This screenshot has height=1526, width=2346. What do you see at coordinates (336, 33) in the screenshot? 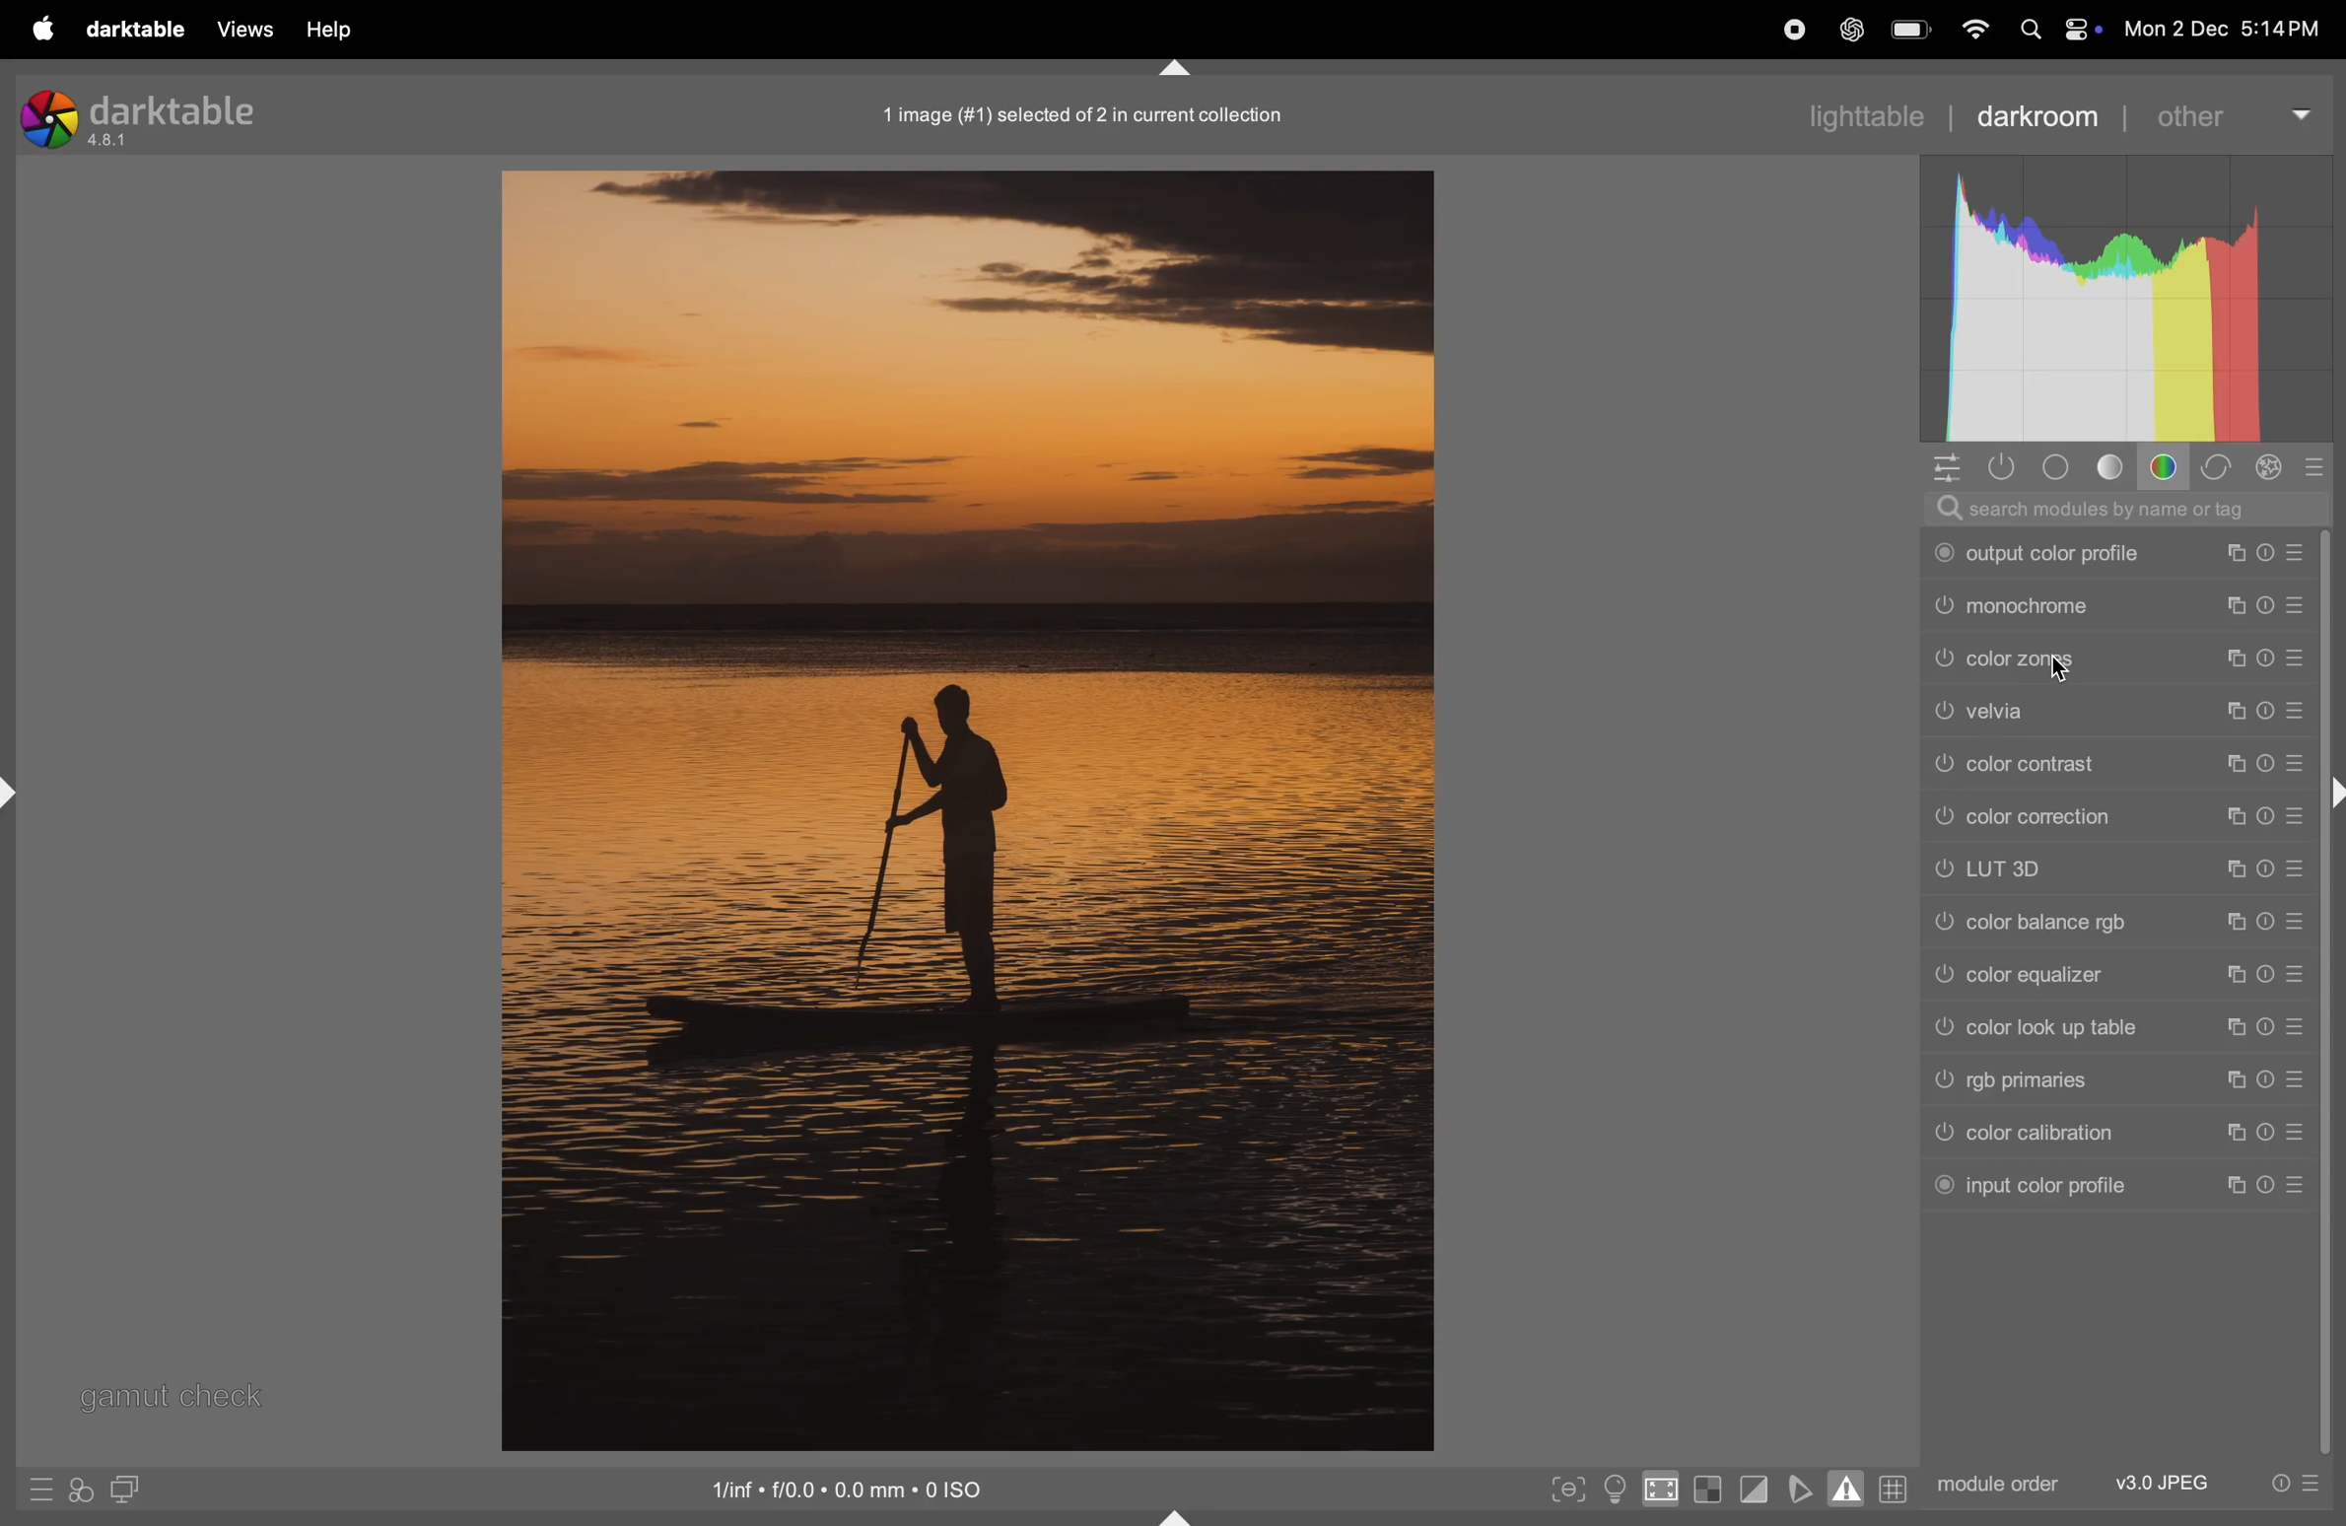
I see `help` at bounding box center [336, 33].